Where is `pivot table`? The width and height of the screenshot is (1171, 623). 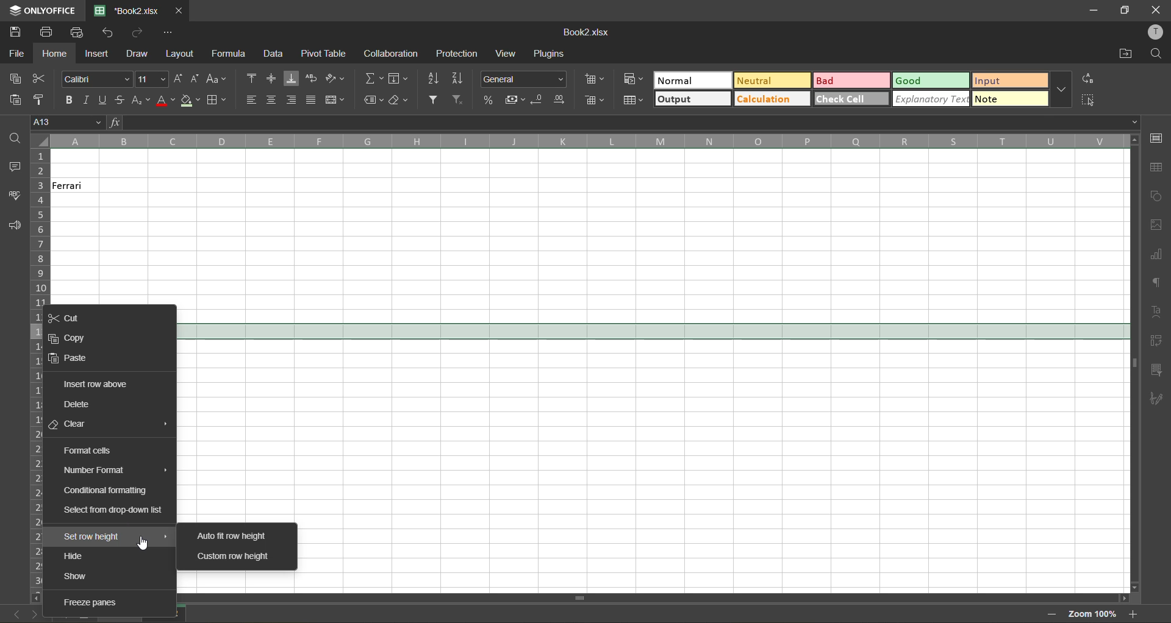 pivot table is located at coordinates (1159, 341).